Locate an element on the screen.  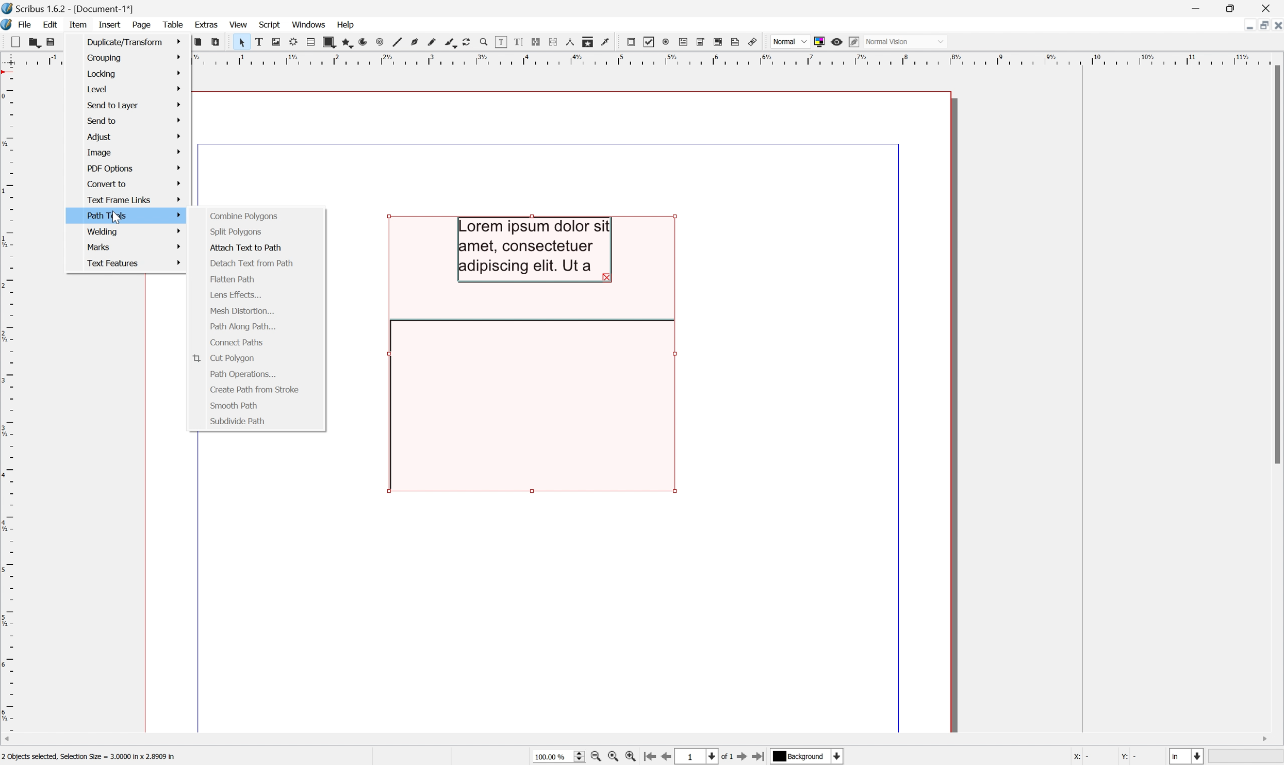
Normal is located at coordinates (789, 40).